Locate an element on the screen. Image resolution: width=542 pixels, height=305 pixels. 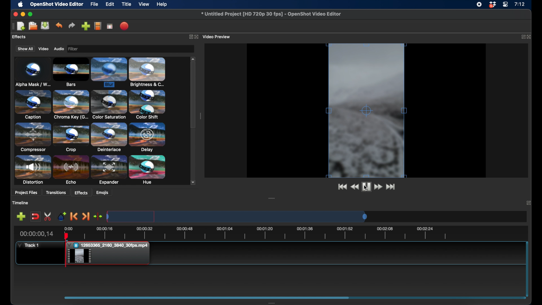
jump to start is located at coordinates (342, 187).